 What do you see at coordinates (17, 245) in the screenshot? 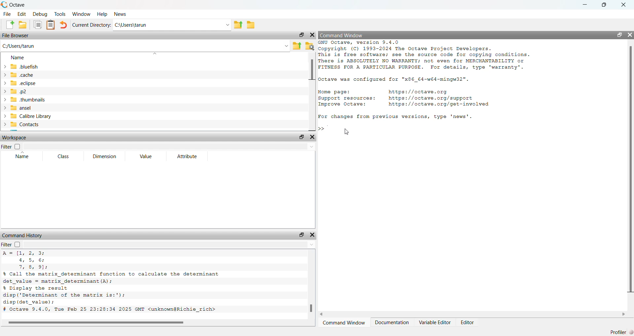
I see `off` at bounding box center [17, 245].